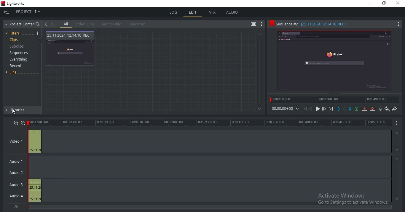  Describe the element at coordinates (46, 24) in the screenshot. I see `open previous clip` at that location.